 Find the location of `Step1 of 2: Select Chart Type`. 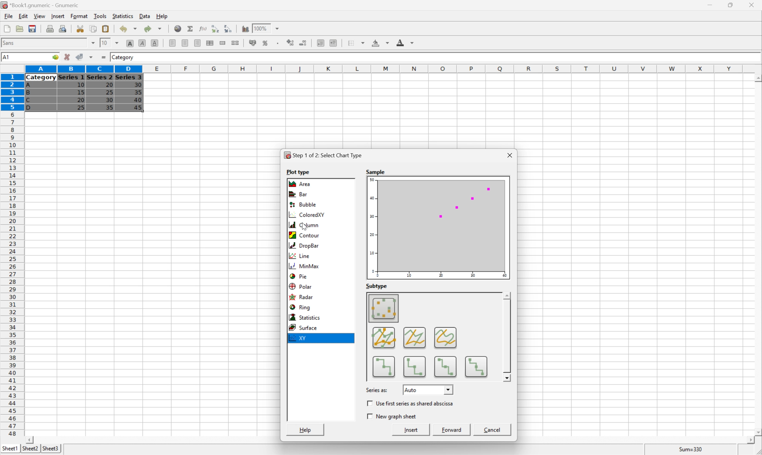

Step1 of 2: Select Chart Type is located at coordinates (323, 155).